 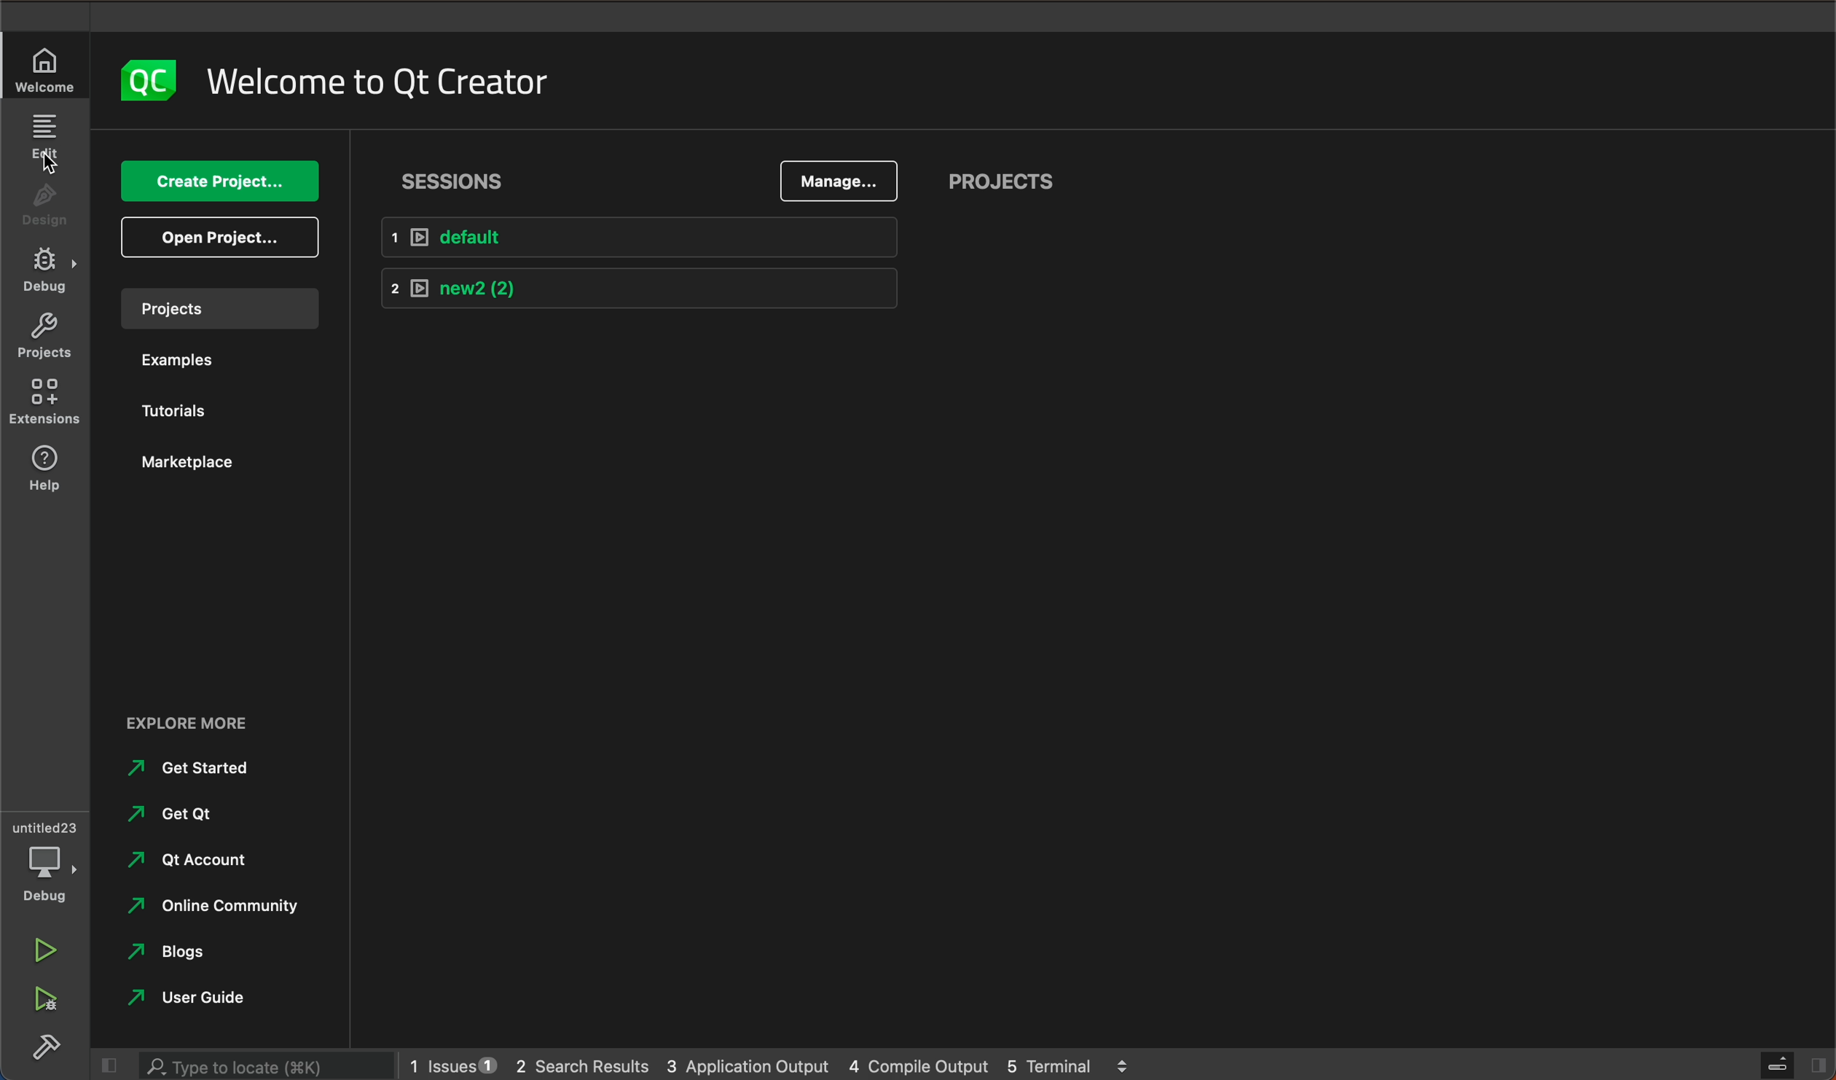 What do you see at coordinates (44, 339) in the screenshot?
I see `projects` at bounding box center [44, 339].